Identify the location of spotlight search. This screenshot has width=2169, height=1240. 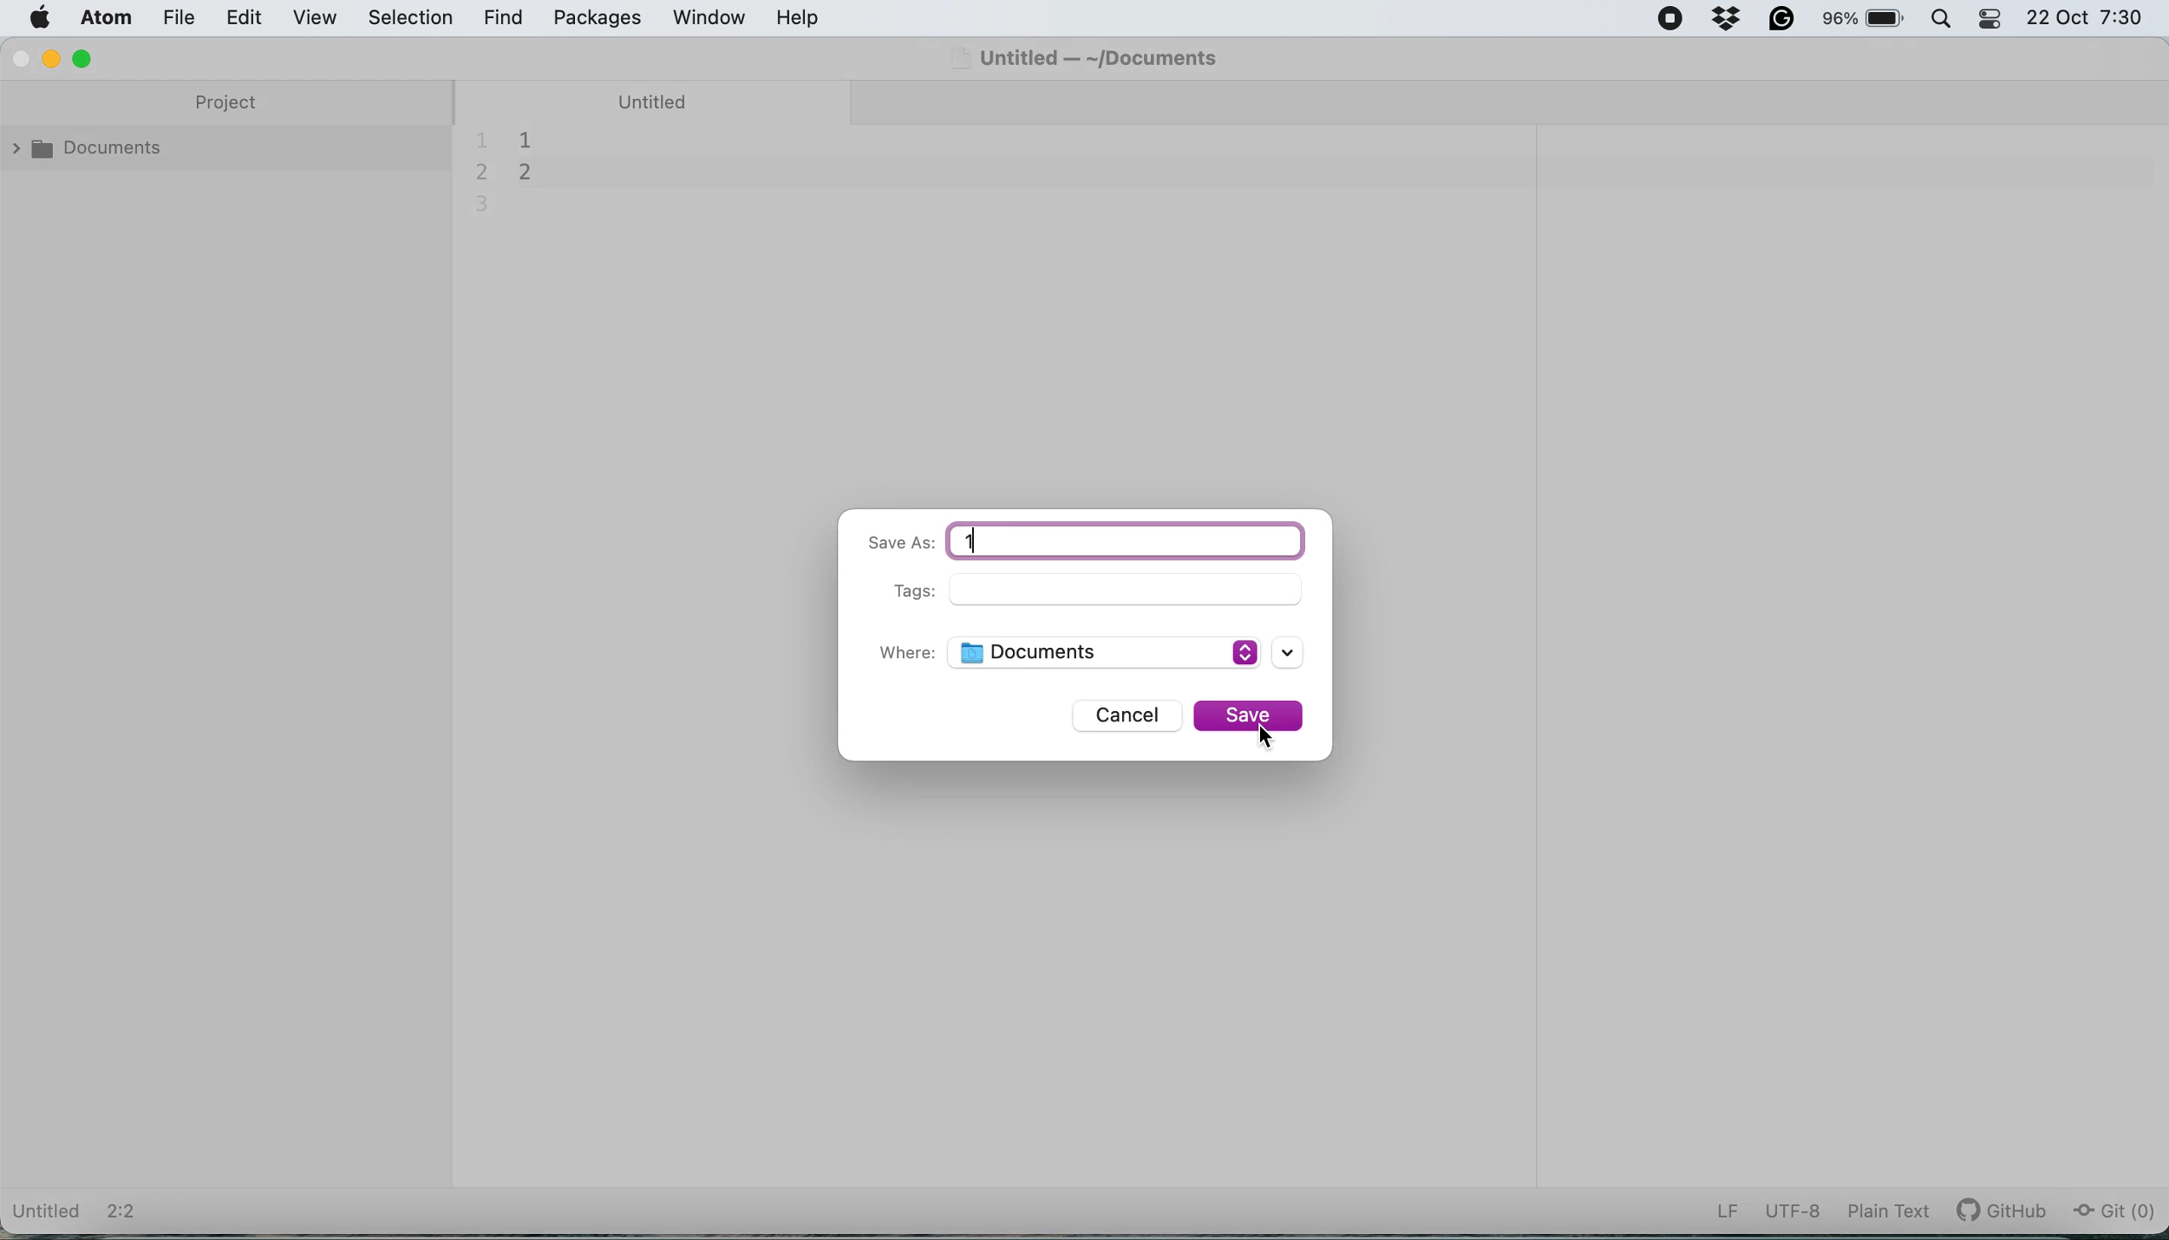
(1941, 23).